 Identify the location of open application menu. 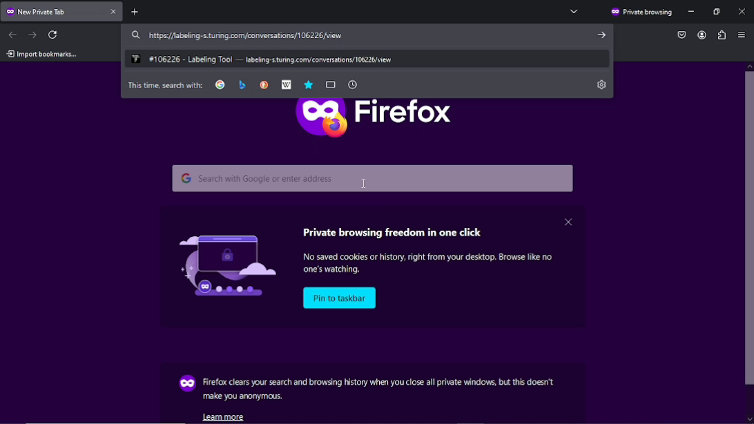
(742, 36).